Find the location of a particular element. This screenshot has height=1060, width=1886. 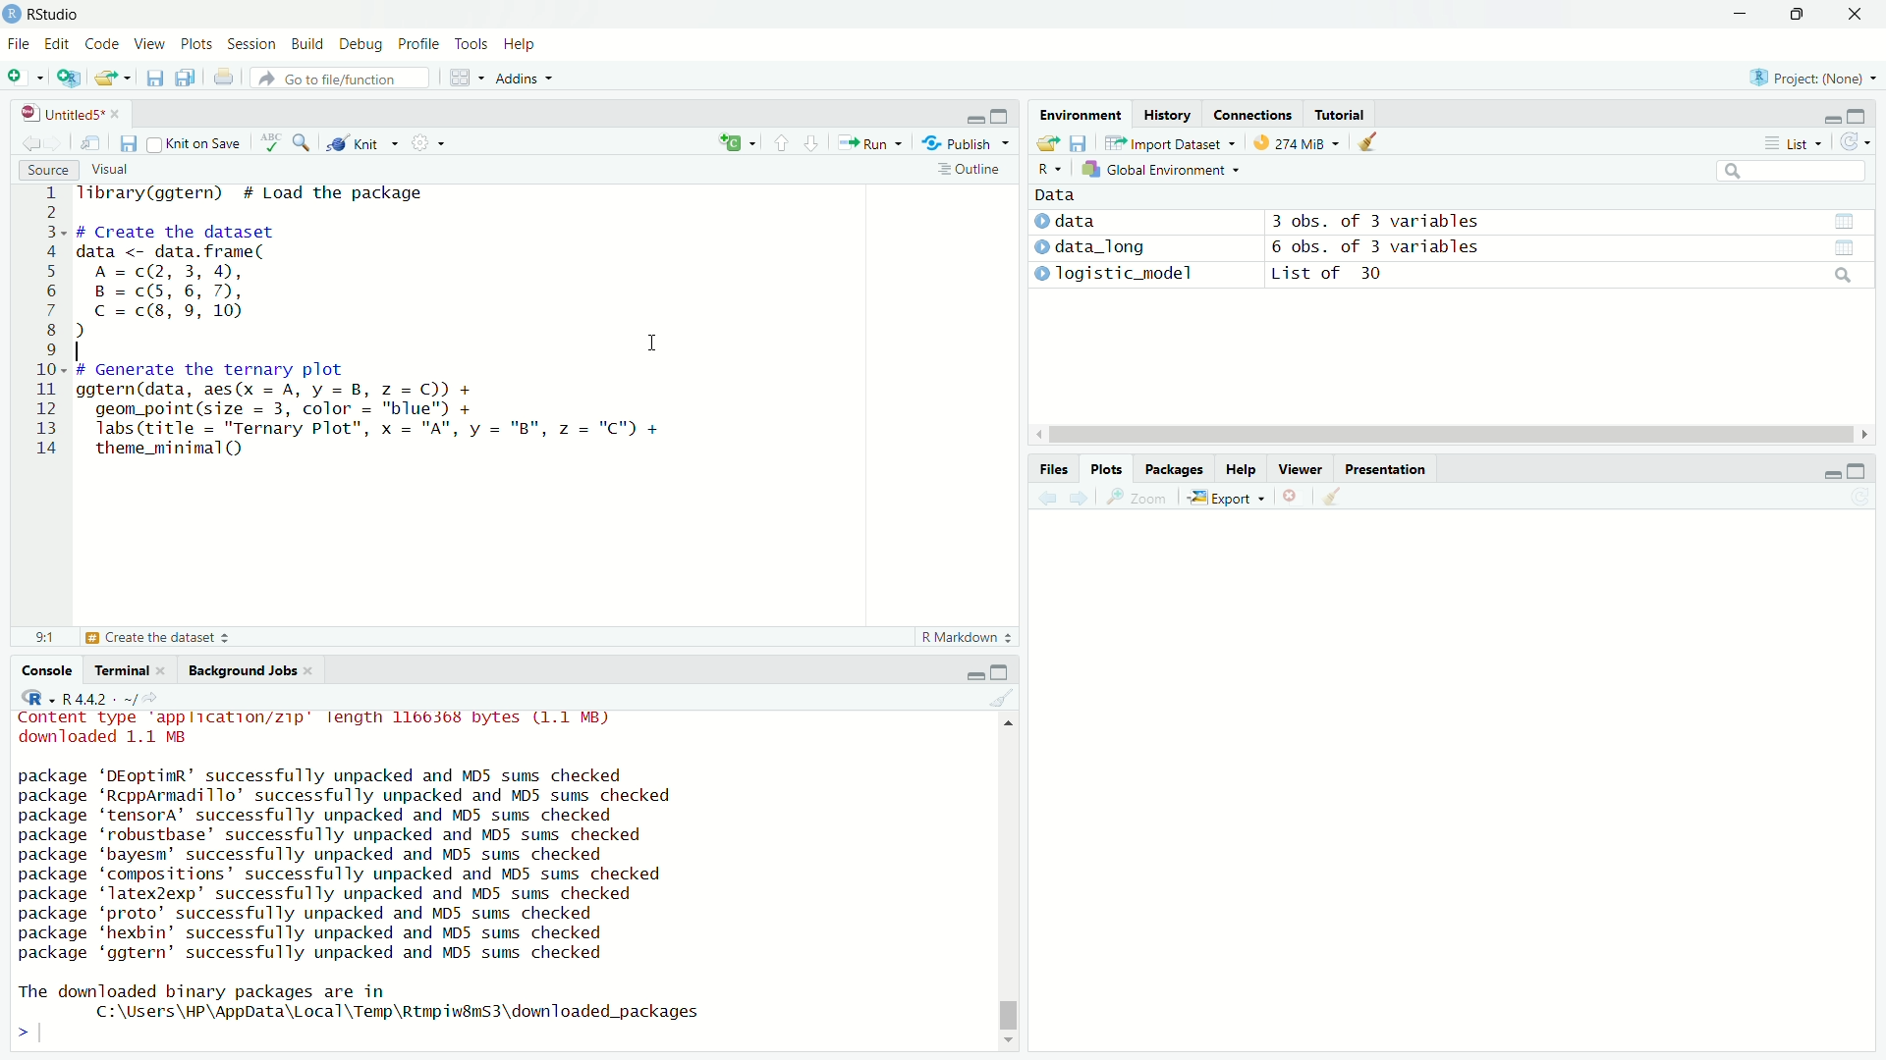

maximise is located at coordinates (1856, 472).